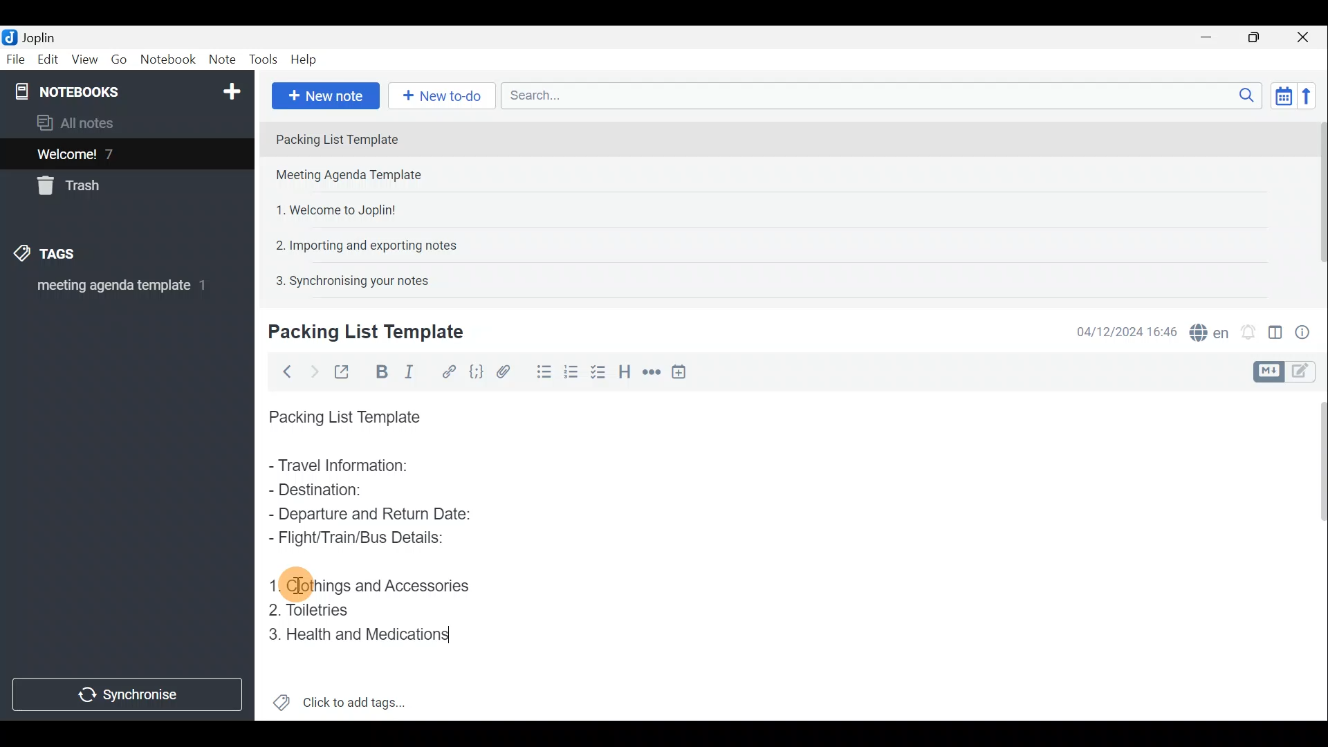 The height and width of the screenshot is (747, 1328). I want to click on Toggle editors, so click(1307, 373).